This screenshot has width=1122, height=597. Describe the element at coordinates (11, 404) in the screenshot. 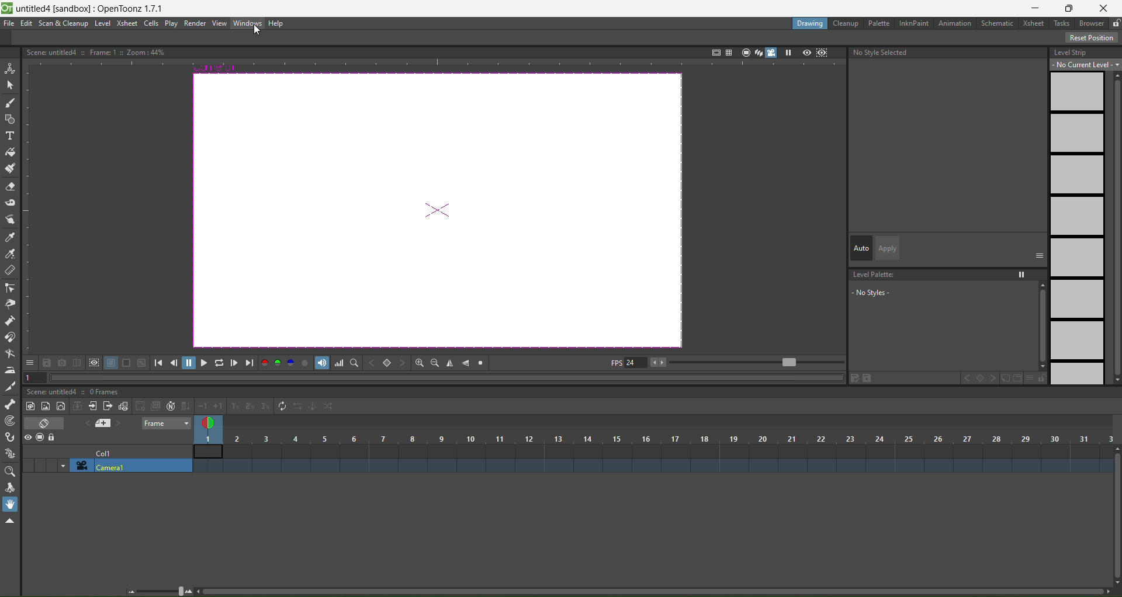

I see `skeleton tool` at that location.